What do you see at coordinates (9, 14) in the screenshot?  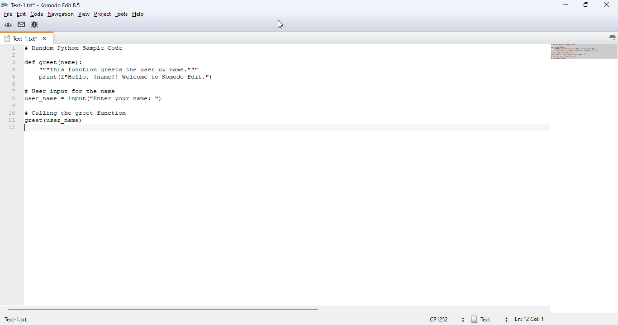 I see `file` at bounding box center [9, 14].